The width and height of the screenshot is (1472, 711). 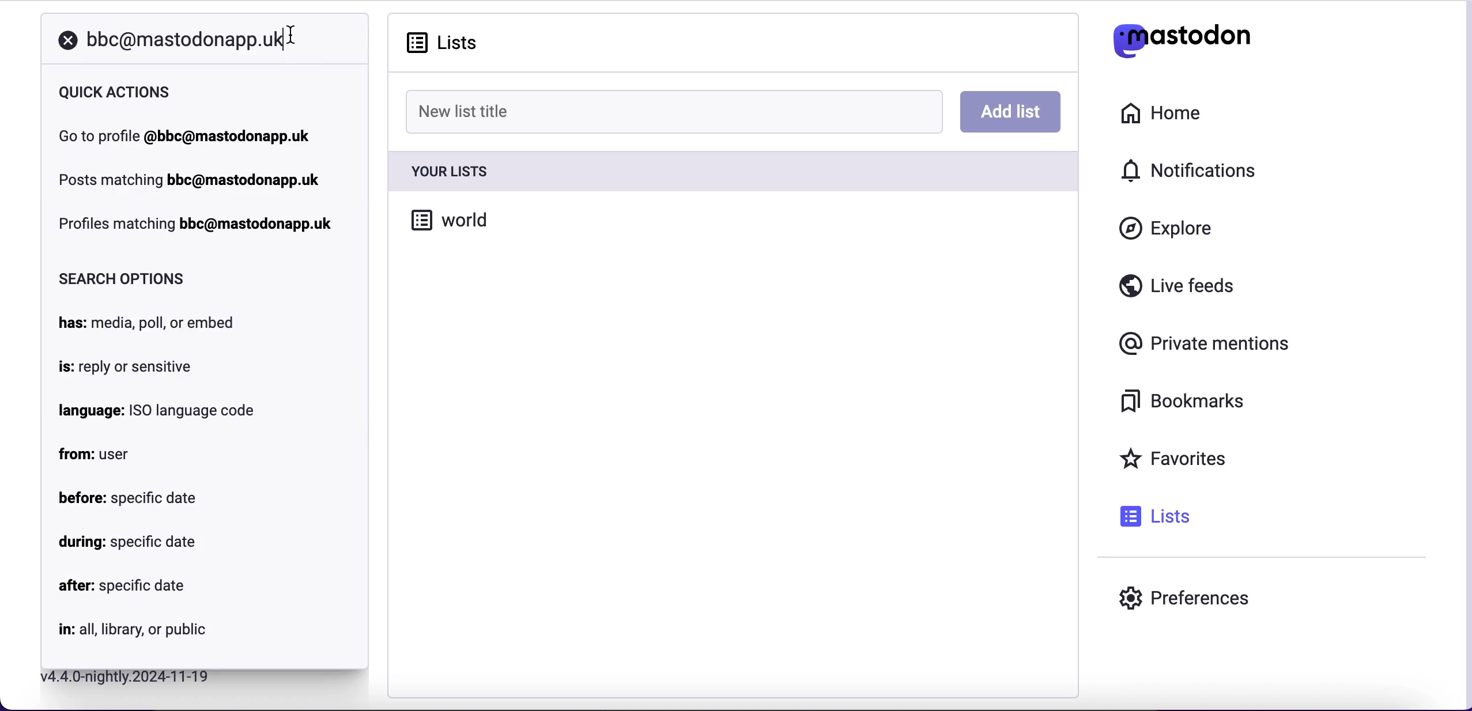 I want to click on mastodon logo, so click(x=1182, y=37).